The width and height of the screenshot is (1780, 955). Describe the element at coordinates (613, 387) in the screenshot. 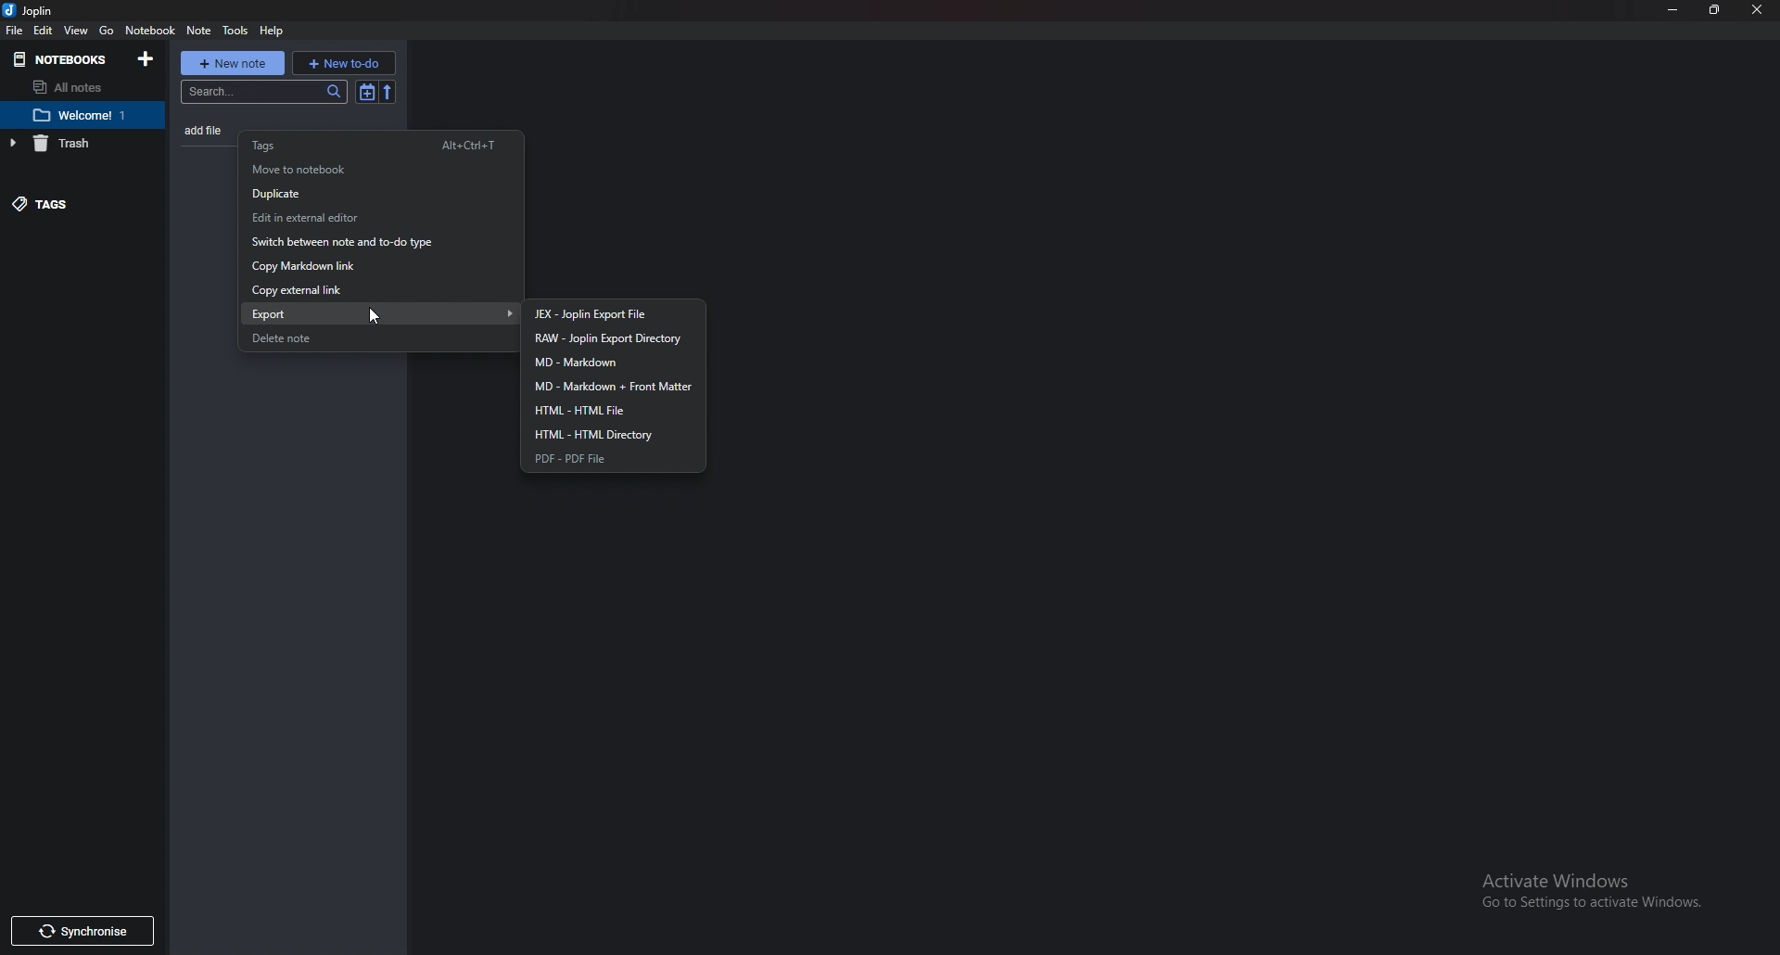

I see `markdown + front matter` at that location.